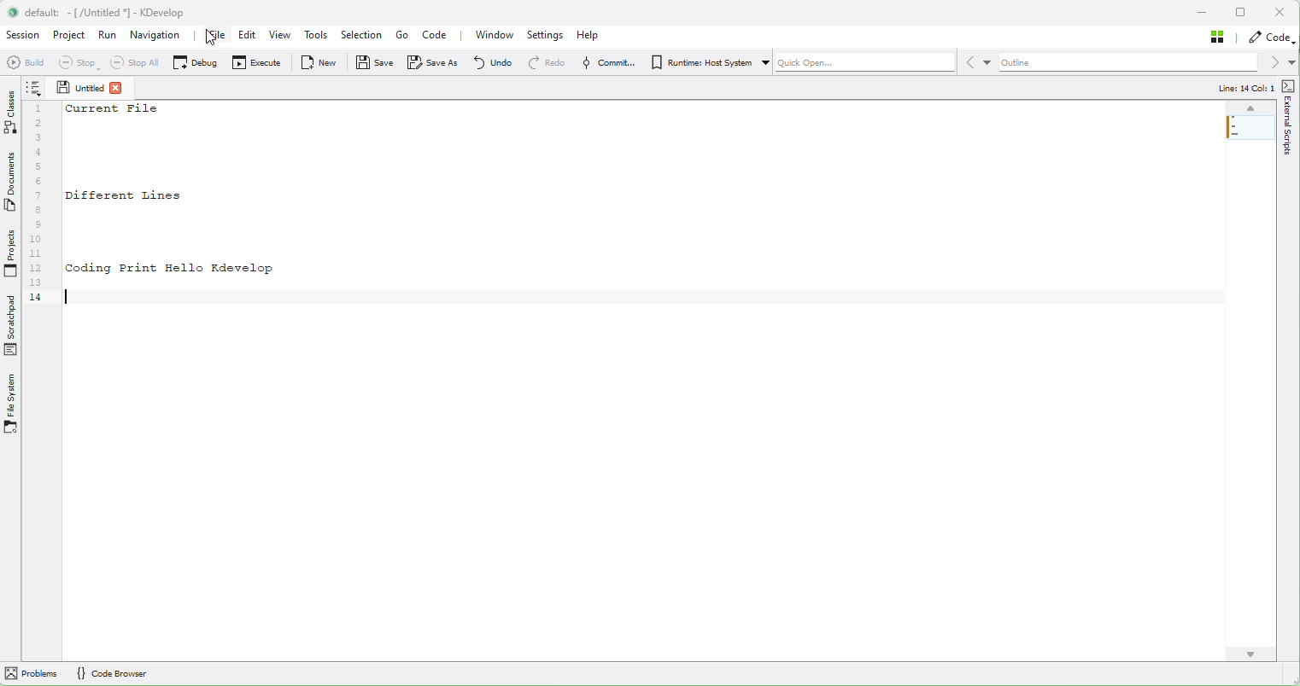 The width and height of the screenshot is (1300, 686). Describe the element at coordinates (31, 672) in the screenshot. I see `problem` at that location.